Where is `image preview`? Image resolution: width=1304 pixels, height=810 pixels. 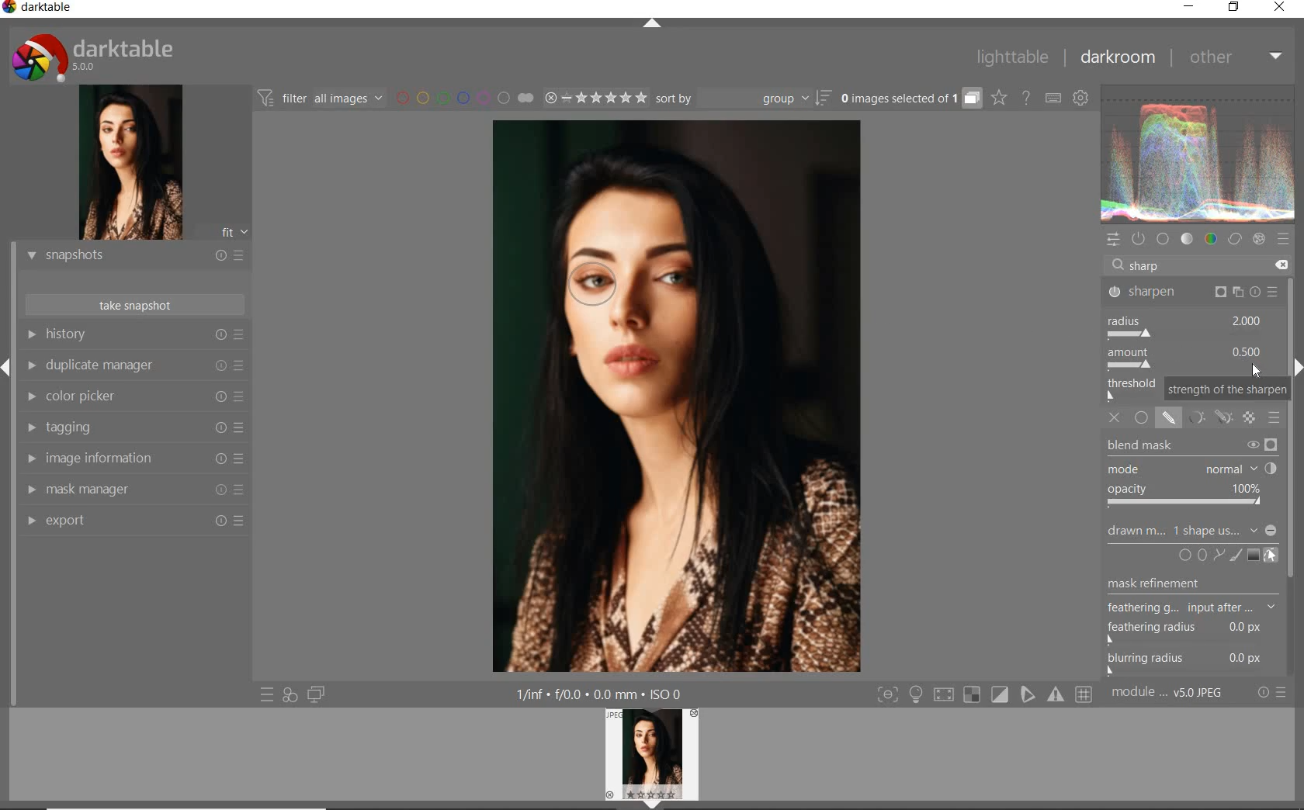 image preview is located at coordinates (131, 162).